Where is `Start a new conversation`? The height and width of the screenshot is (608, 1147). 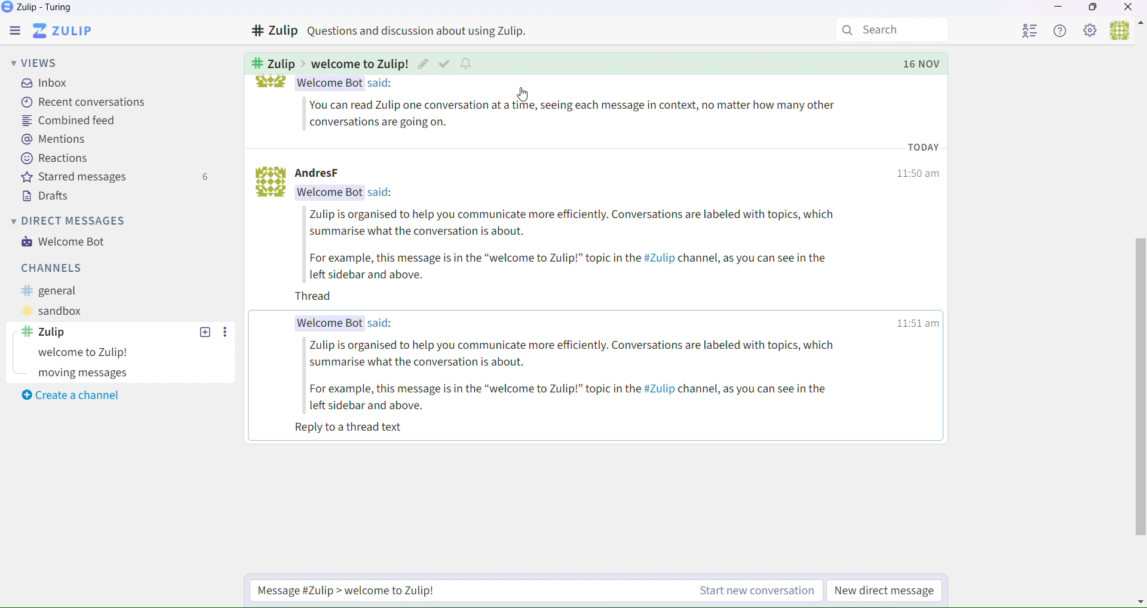 Start a new conversation is located at coordinates (416, 591).